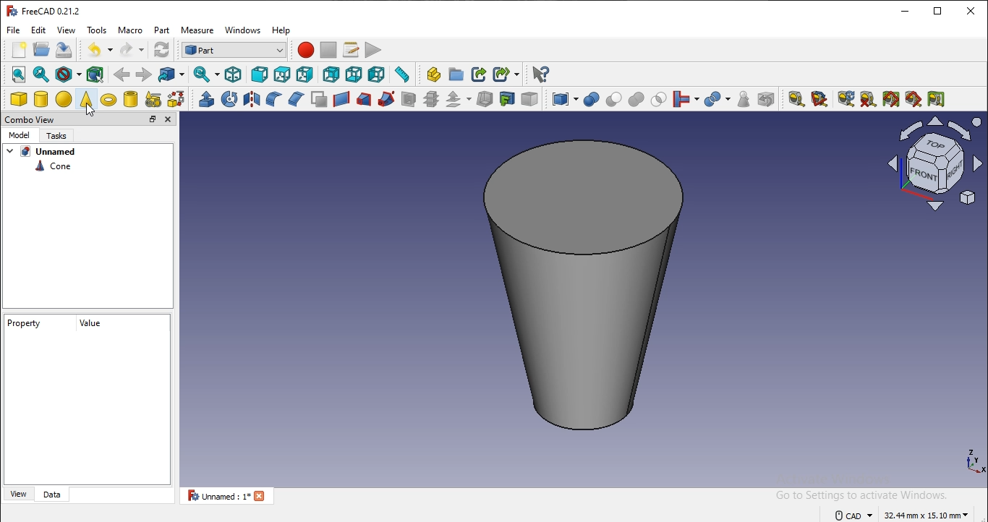 The width and height of the screenshot is (988, 522). I want to click on fillet, so click(271, 100).